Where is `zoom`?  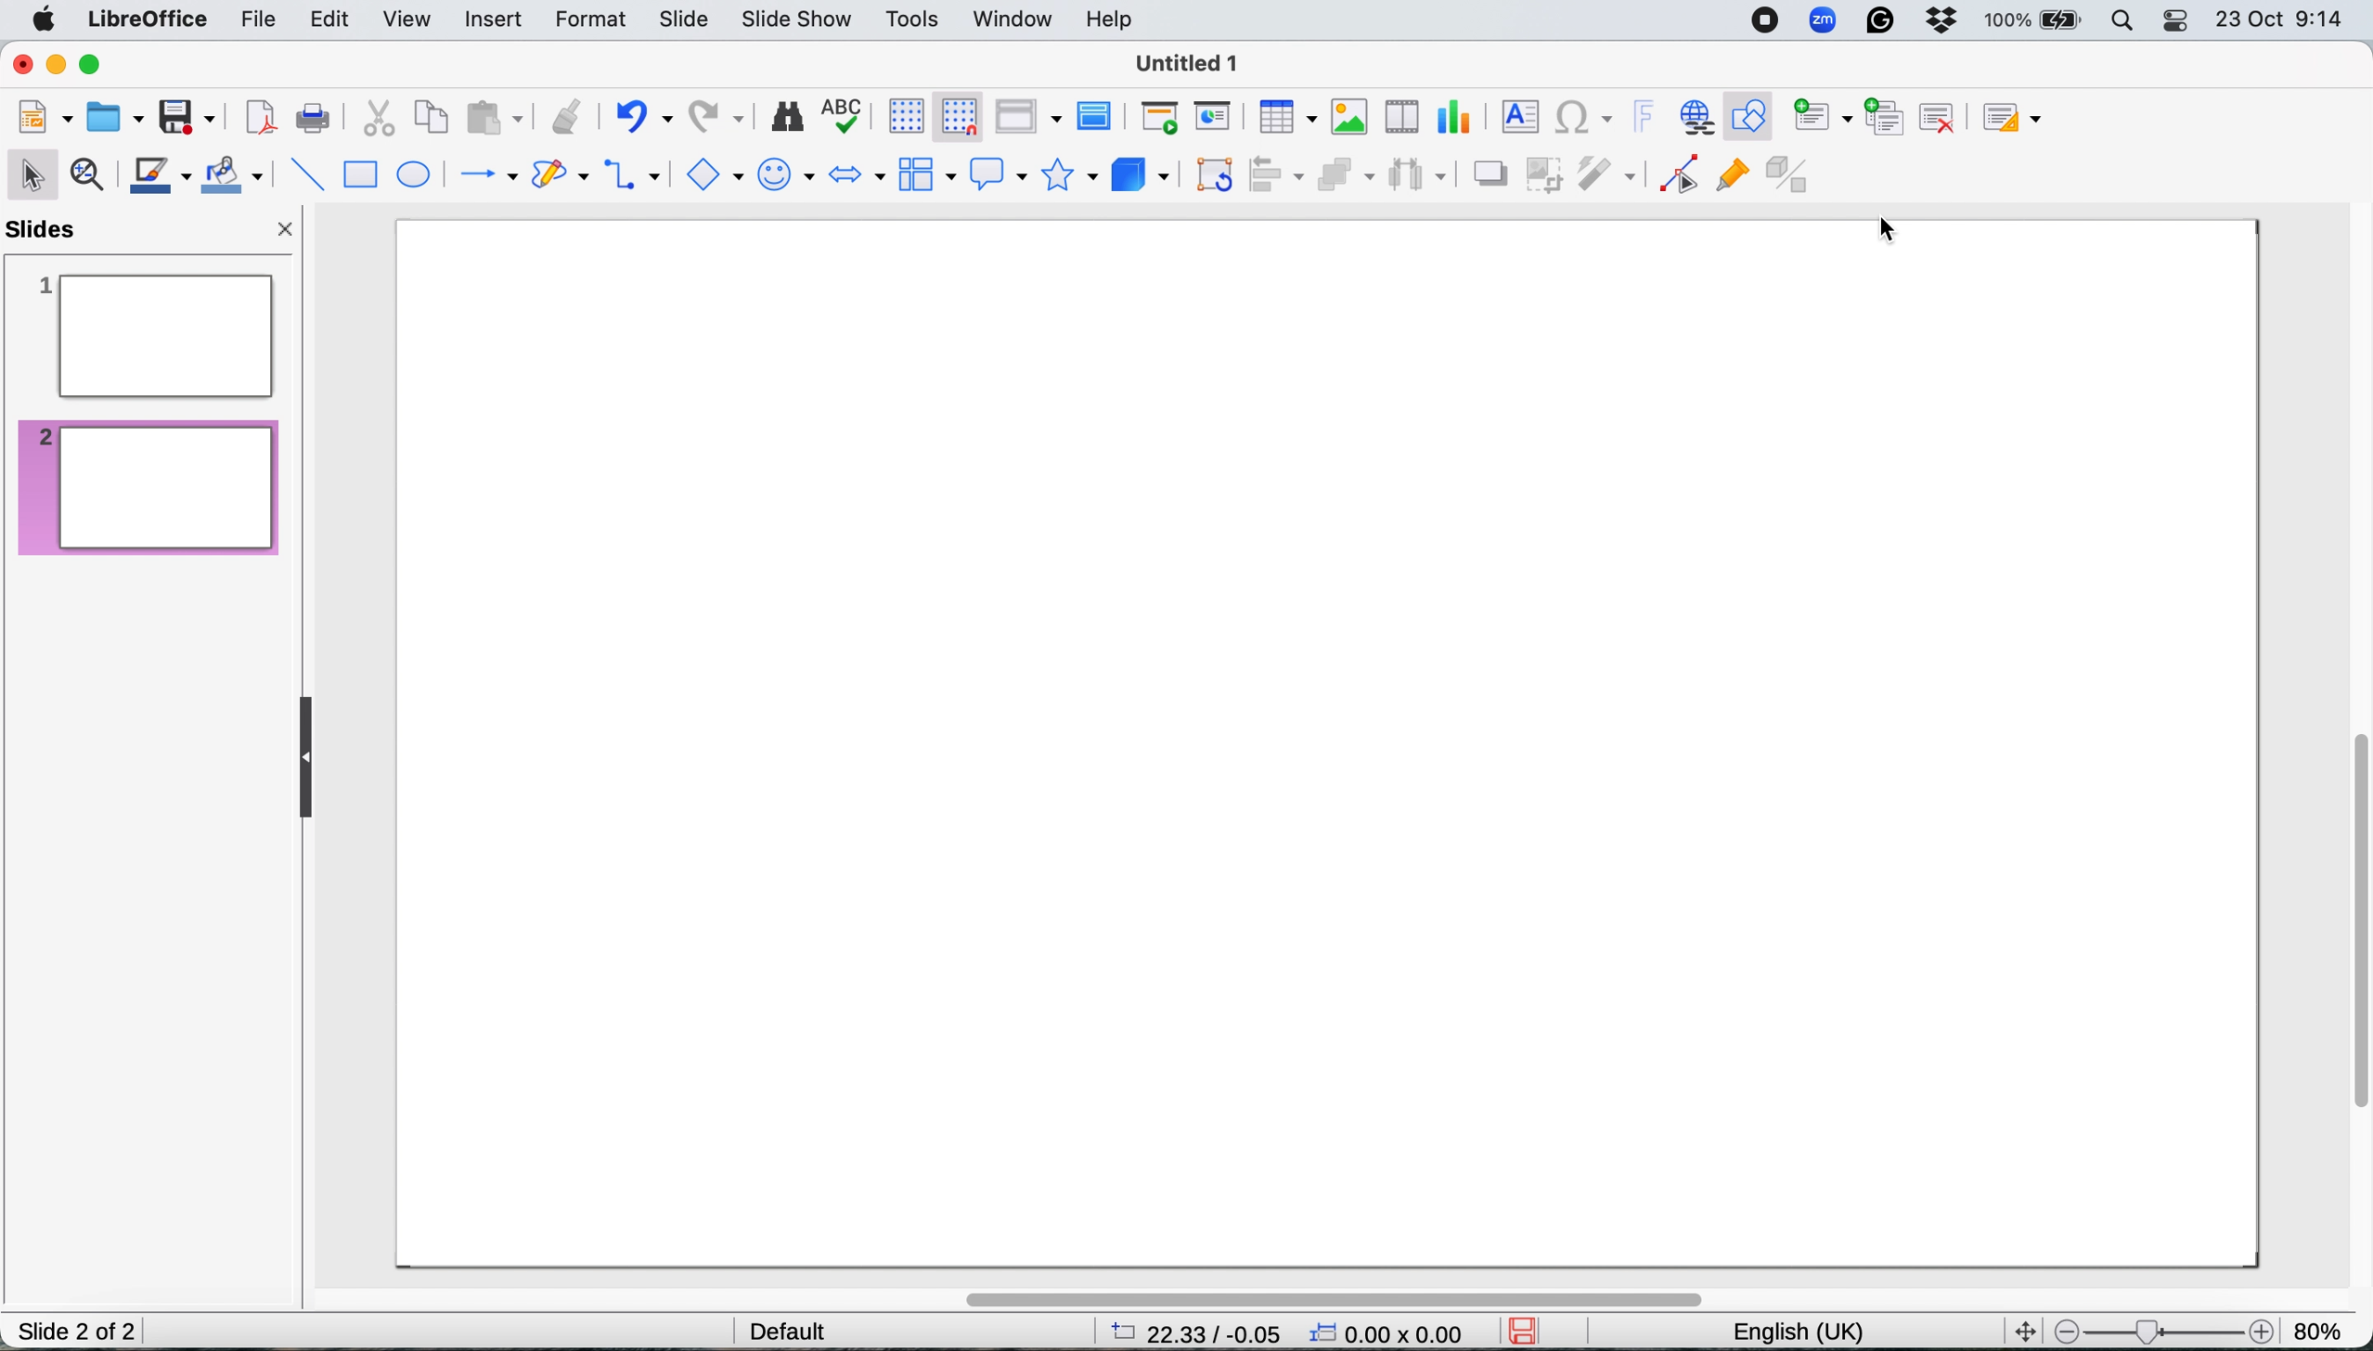 zoom is located at coordinates (1826, 22).